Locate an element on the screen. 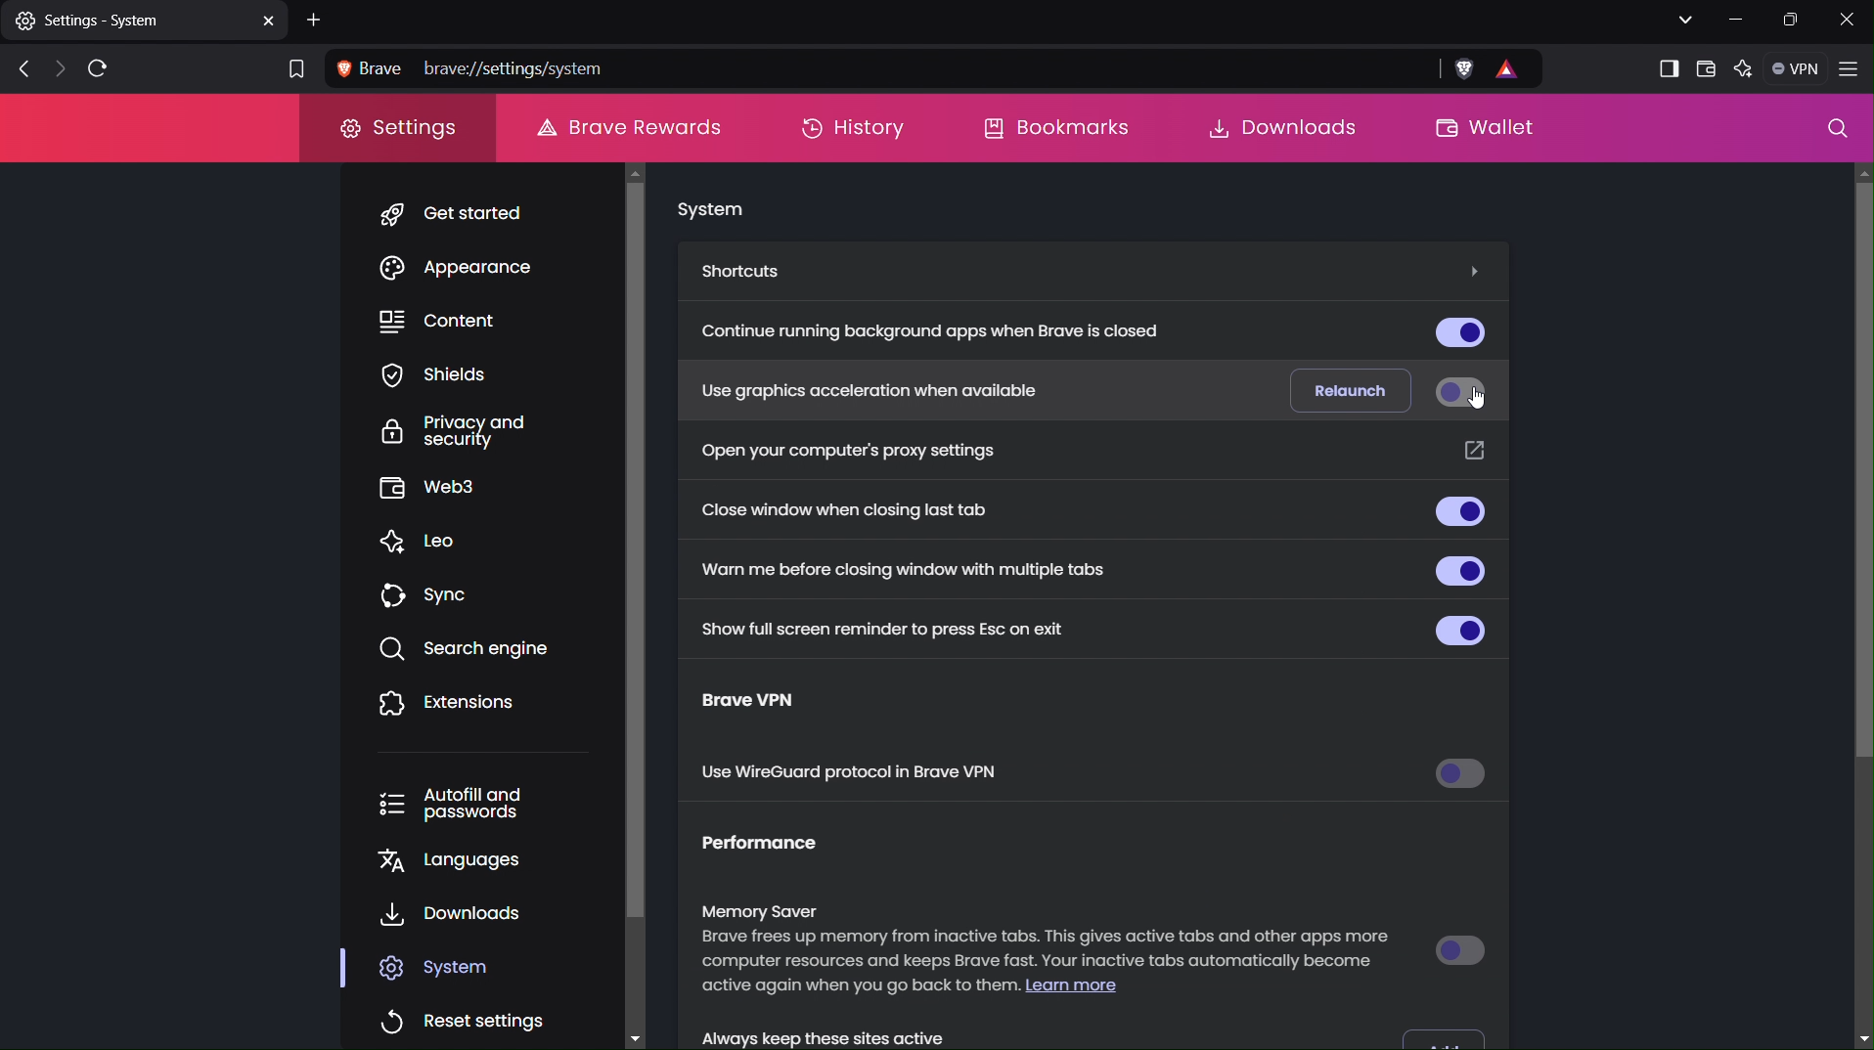 This screenshot has width=1874, height=1050. Button is located at coordinates (1458, 513).